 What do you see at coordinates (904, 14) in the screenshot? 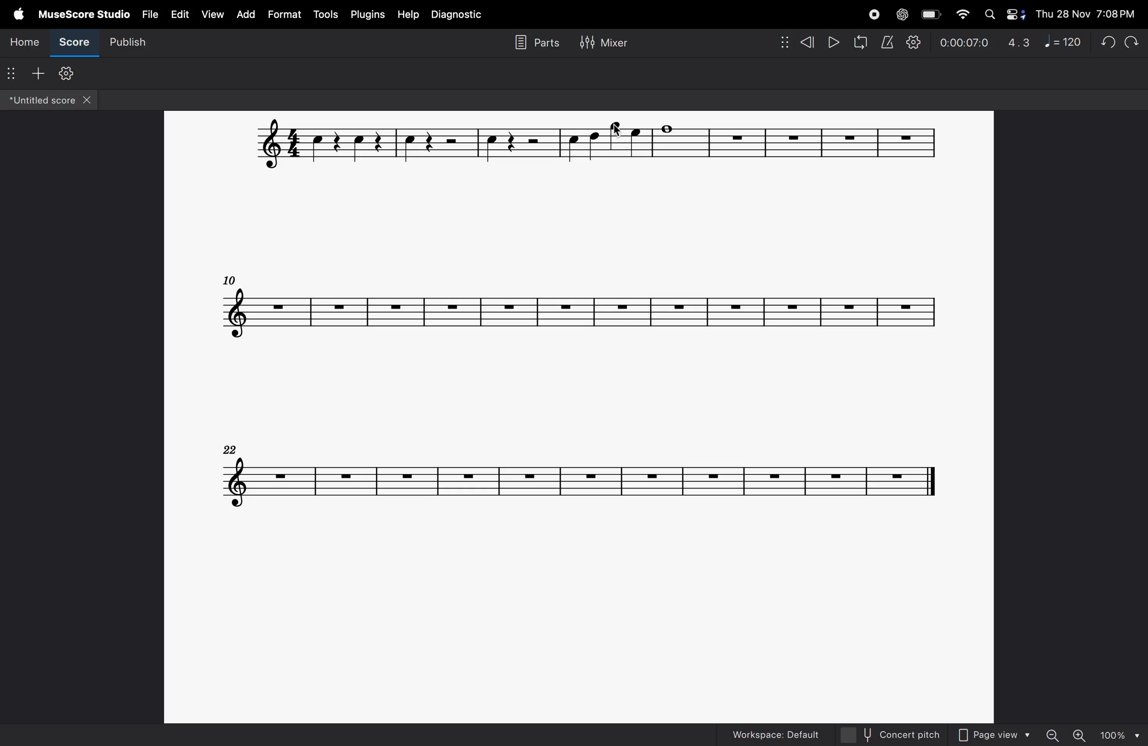
I see `chatgpt` at bounding box center [904, 14].